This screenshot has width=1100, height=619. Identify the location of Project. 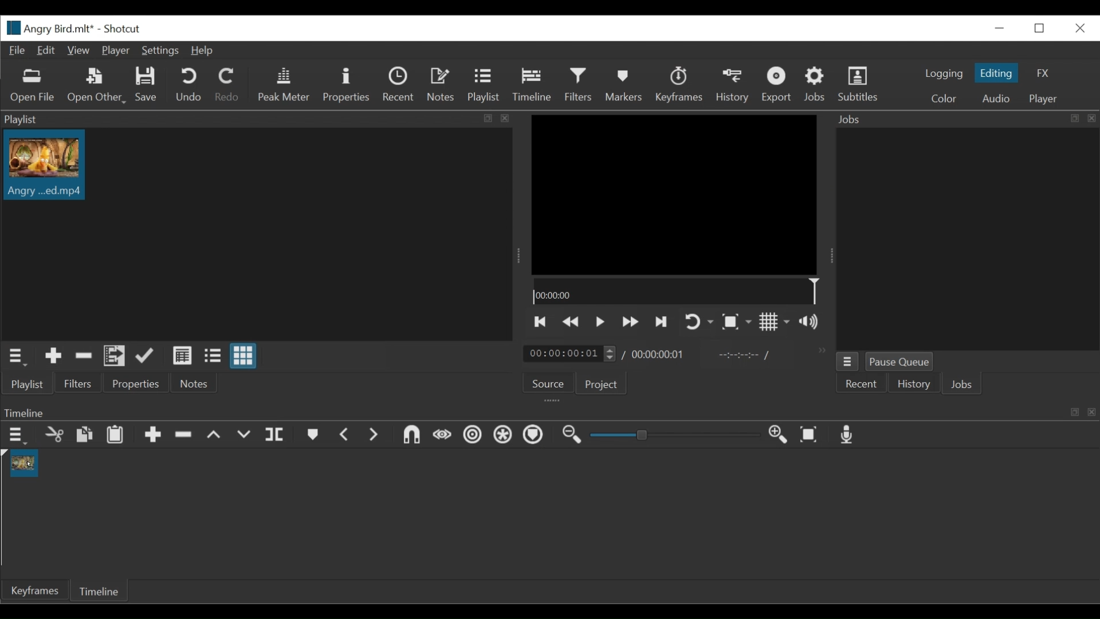
(603, 385).